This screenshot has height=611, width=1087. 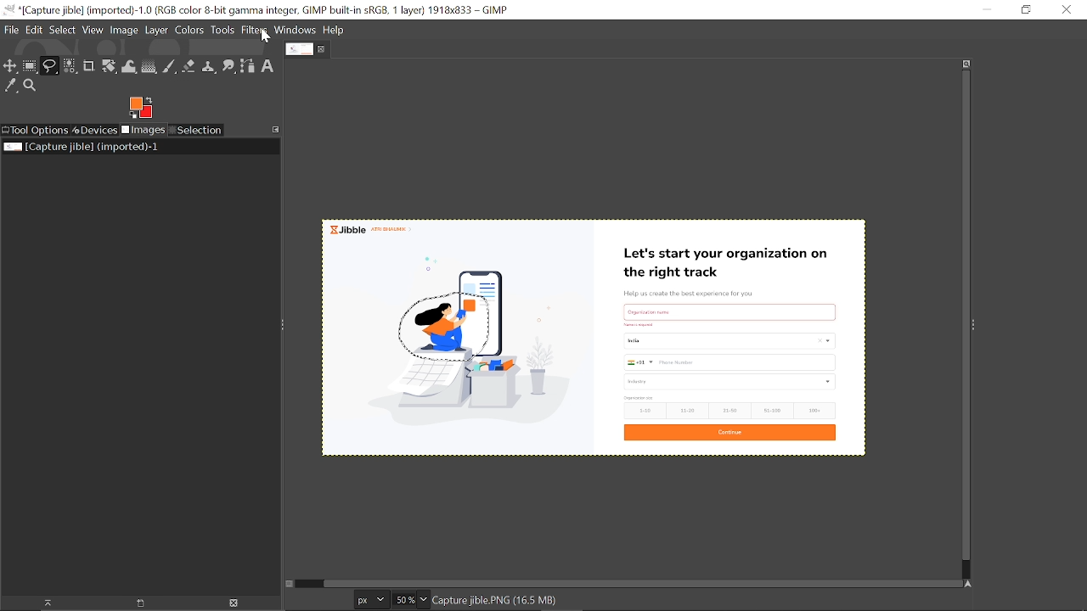 I want to click on Text tool, so click(x=268, y=66).